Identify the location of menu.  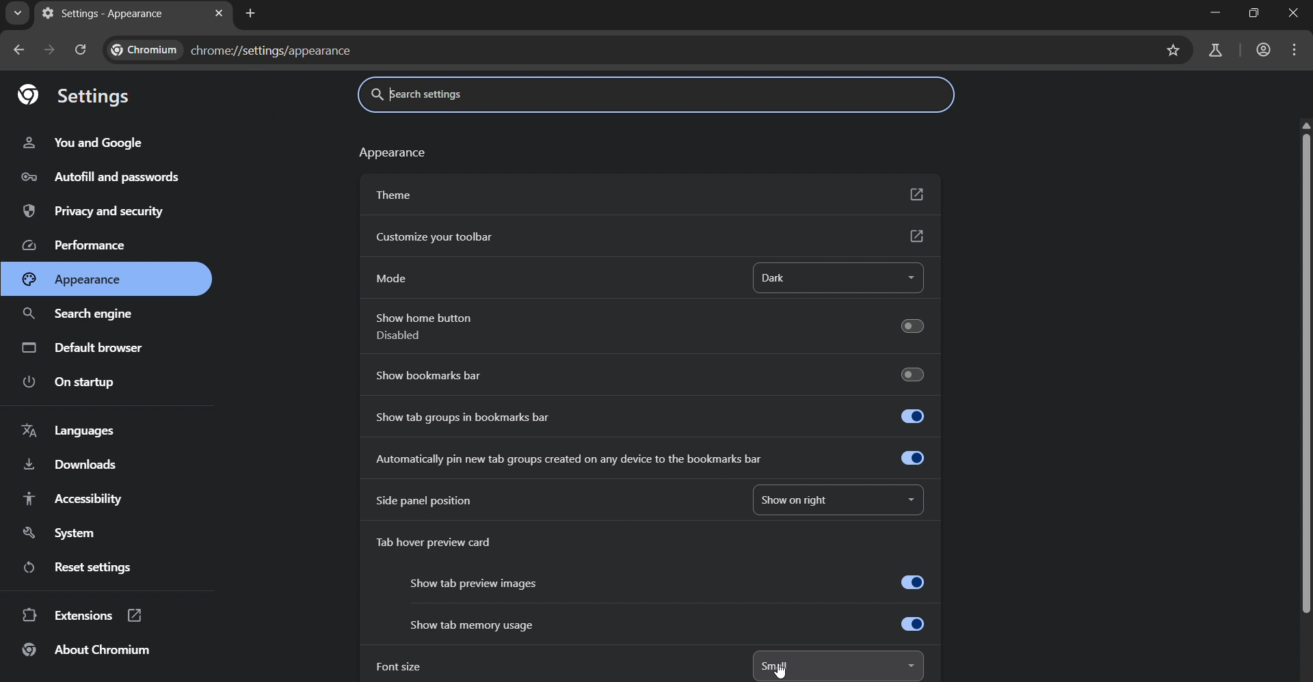
(1297, 52).